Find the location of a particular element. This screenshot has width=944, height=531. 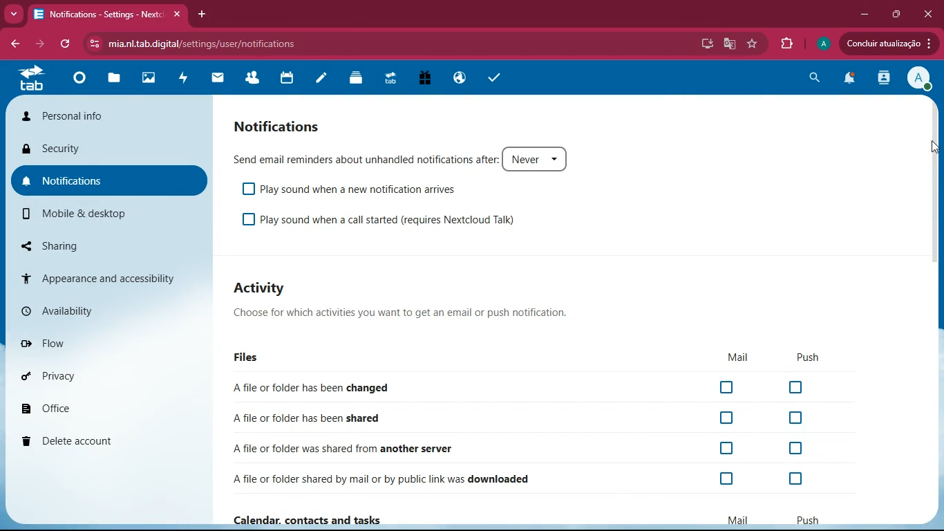

flow is located at coordinates (112, 342).